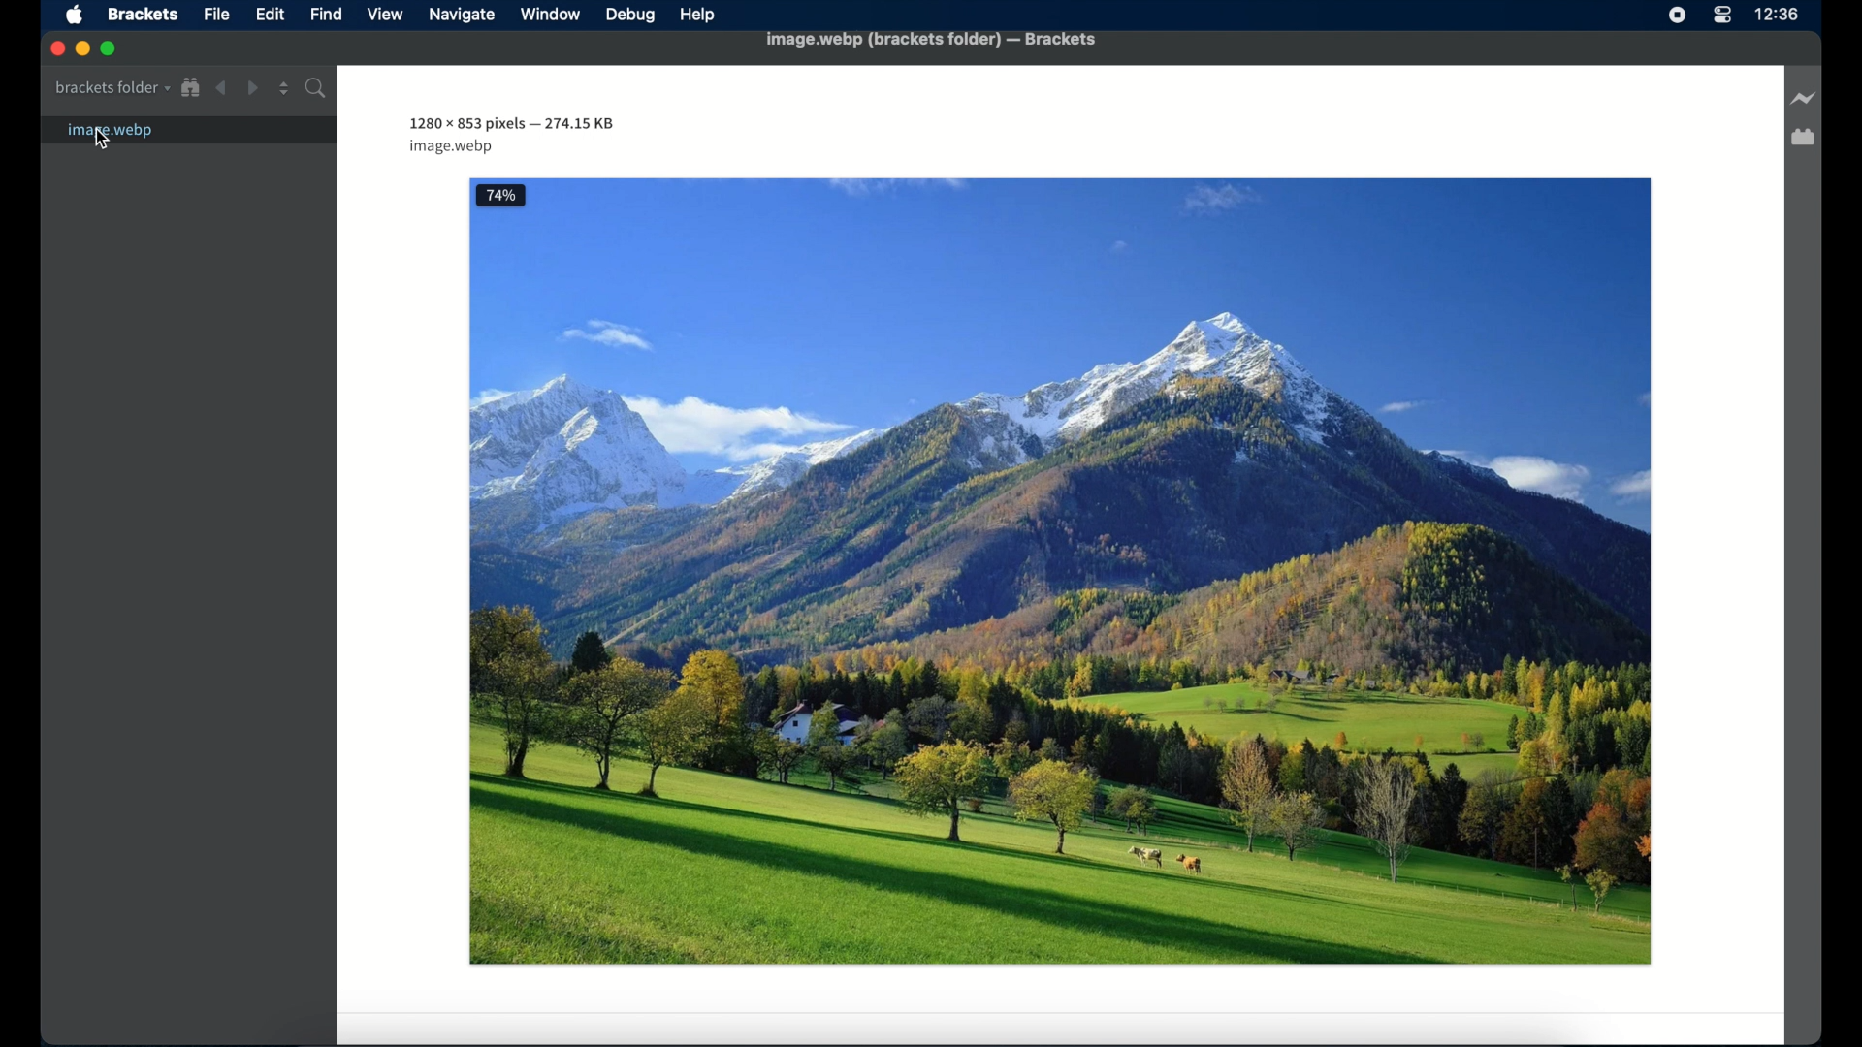  I want to click on apple icon, so click(75, 16).